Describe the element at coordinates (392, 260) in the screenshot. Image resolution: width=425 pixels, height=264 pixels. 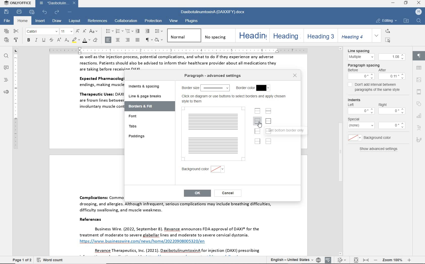
I see `zoom out or zoom in` at that location.